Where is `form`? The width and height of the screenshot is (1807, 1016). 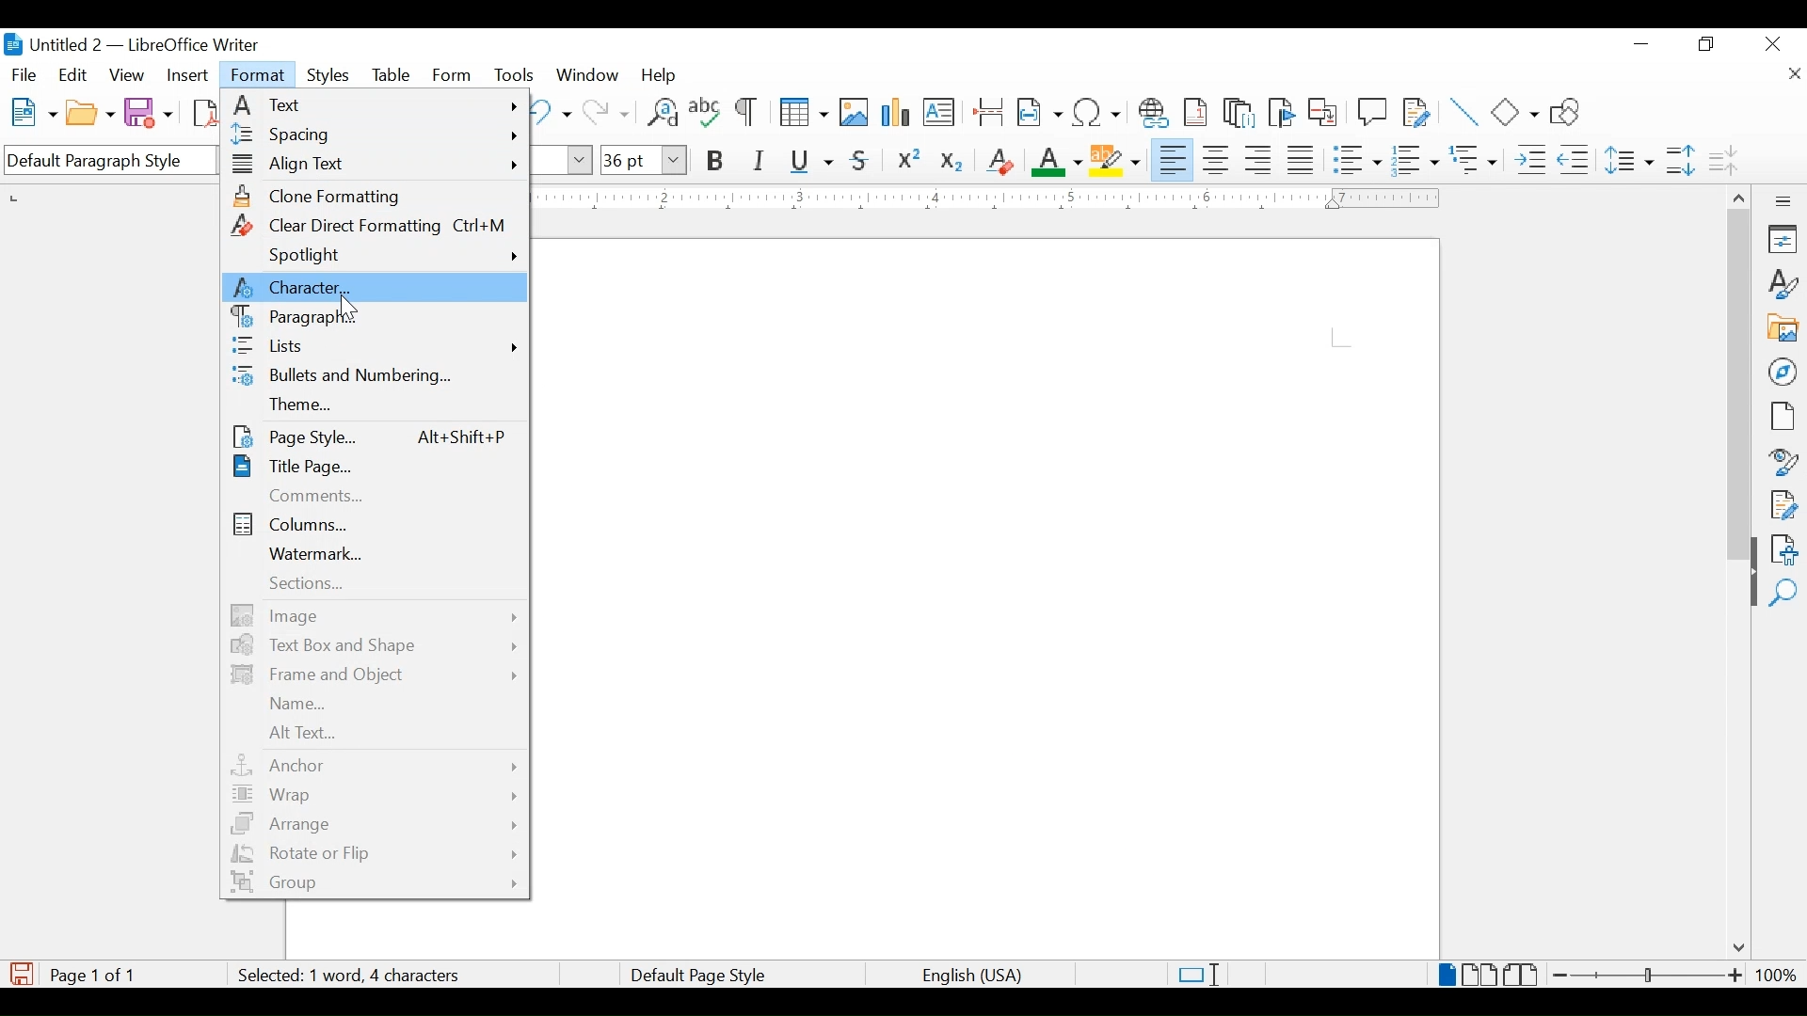 form is located at coordinates (454, 76).